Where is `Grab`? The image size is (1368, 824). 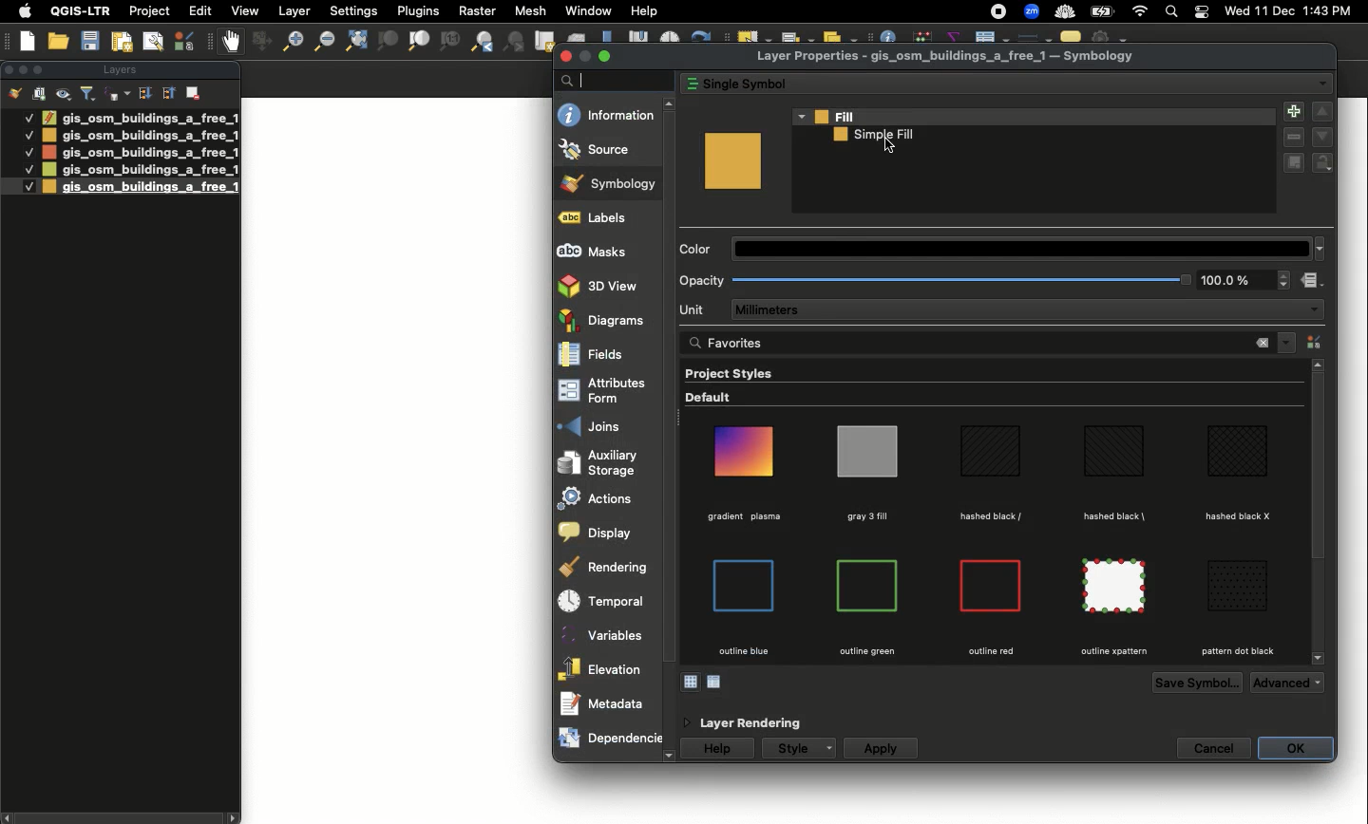
Grab is located at coordinates (232, 41).